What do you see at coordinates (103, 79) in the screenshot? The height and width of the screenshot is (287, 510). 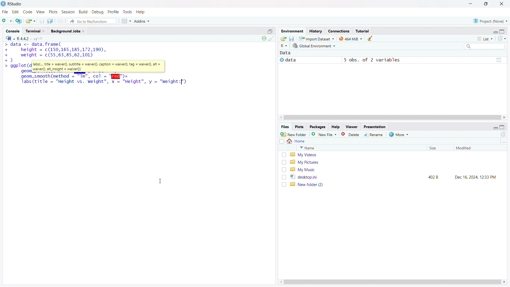 I see `geom_smooth(method = "Im", col = "[gC")+Tabs(title = "Height vs. Weight", x = "Height", y = "weight:")` at bounding box center [103, 79].